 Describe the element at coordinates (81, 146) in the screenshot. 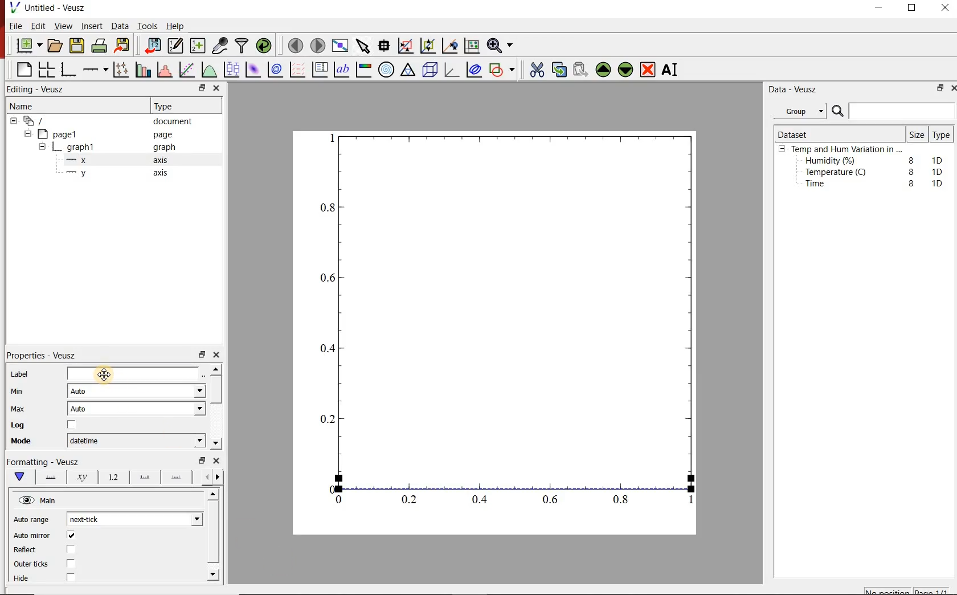

I see `graph` at that location.